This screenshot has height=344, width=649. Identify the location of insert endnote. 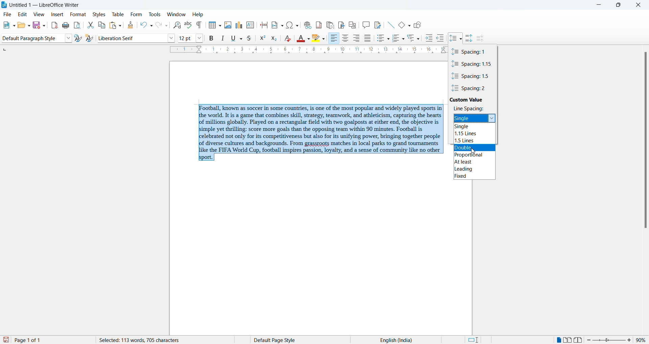
(330, 24).